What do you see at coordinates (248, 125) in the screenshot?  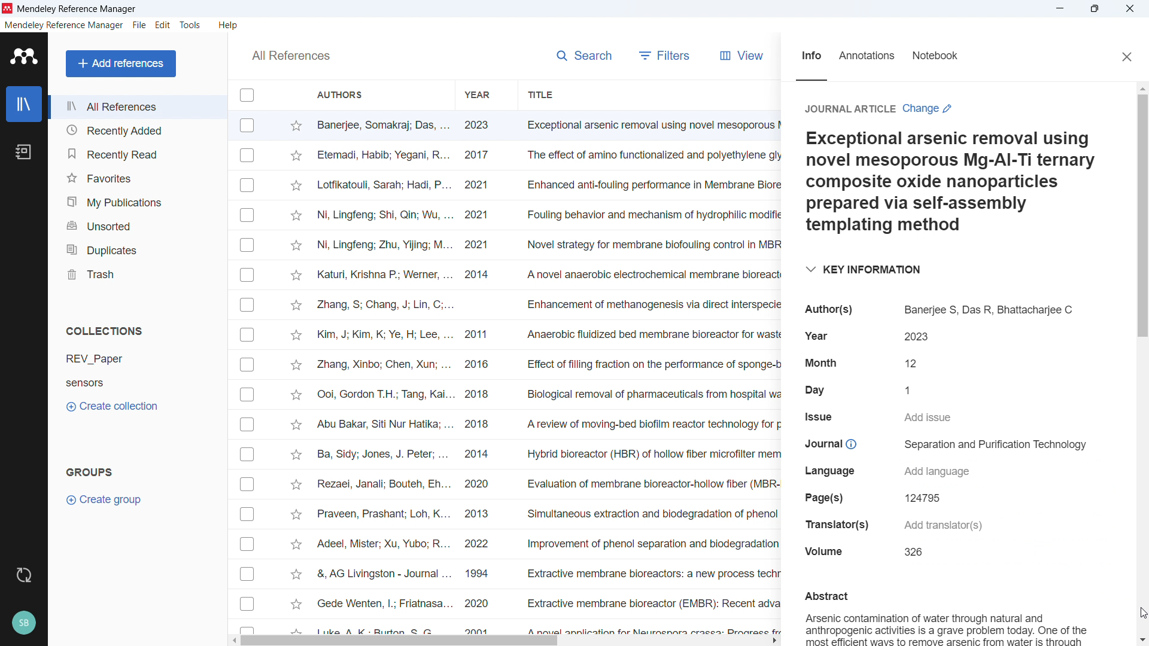 I see `Click to select individual Entry ` at bounding box center [248, 125].